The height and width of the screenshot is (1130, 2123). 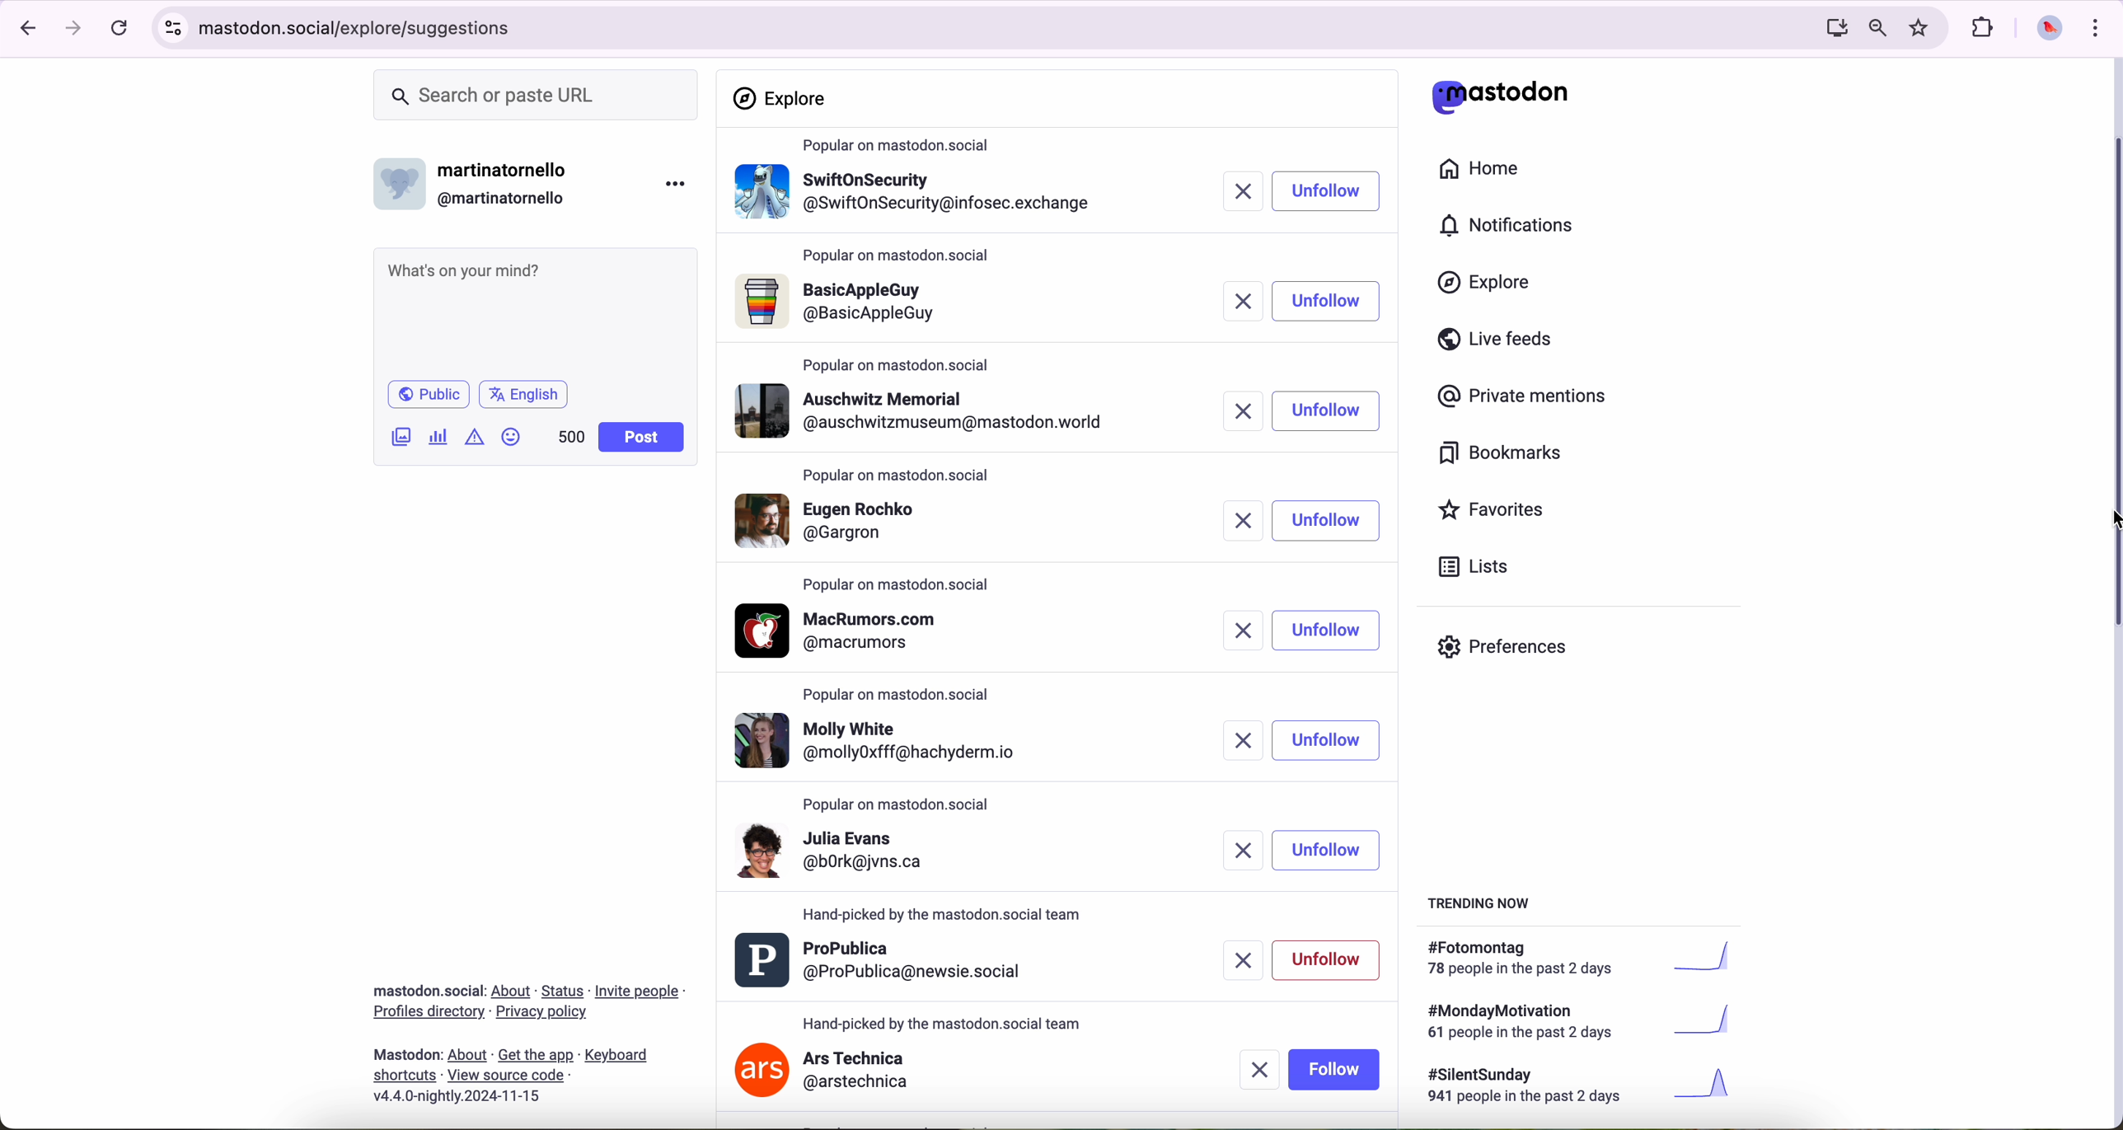 What do you see at coordinates (536, 96) in the screenshot?
I see `search or paste URL` at bounding box center [536, 96].